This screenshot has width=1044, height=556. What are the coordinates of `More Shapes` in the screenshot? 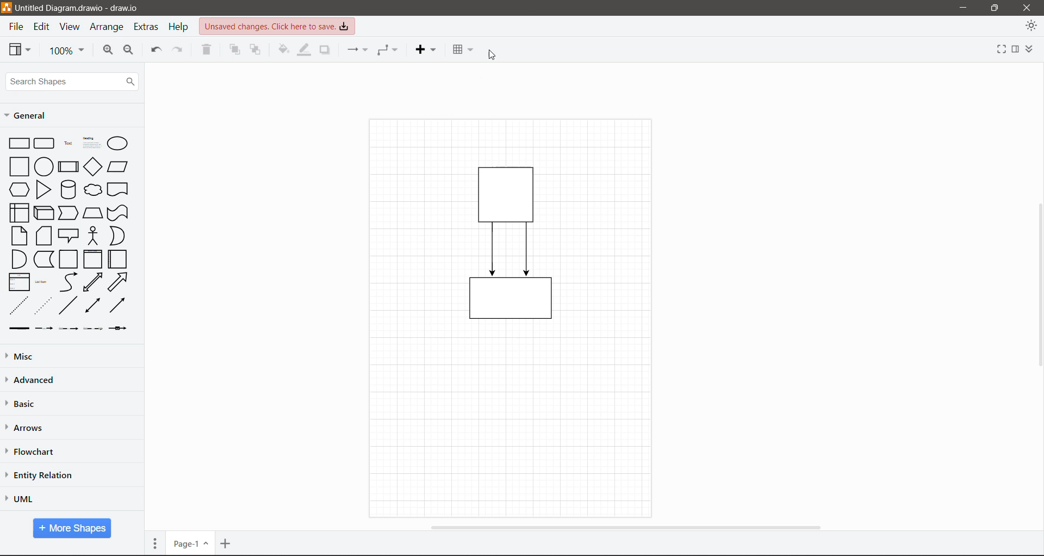 It's located at (72, 528).